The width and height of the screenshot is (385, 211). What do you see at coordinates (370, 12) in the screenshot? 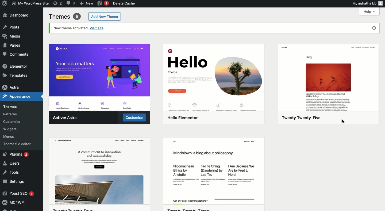
I see `Help` at bounding box center [370, 12].